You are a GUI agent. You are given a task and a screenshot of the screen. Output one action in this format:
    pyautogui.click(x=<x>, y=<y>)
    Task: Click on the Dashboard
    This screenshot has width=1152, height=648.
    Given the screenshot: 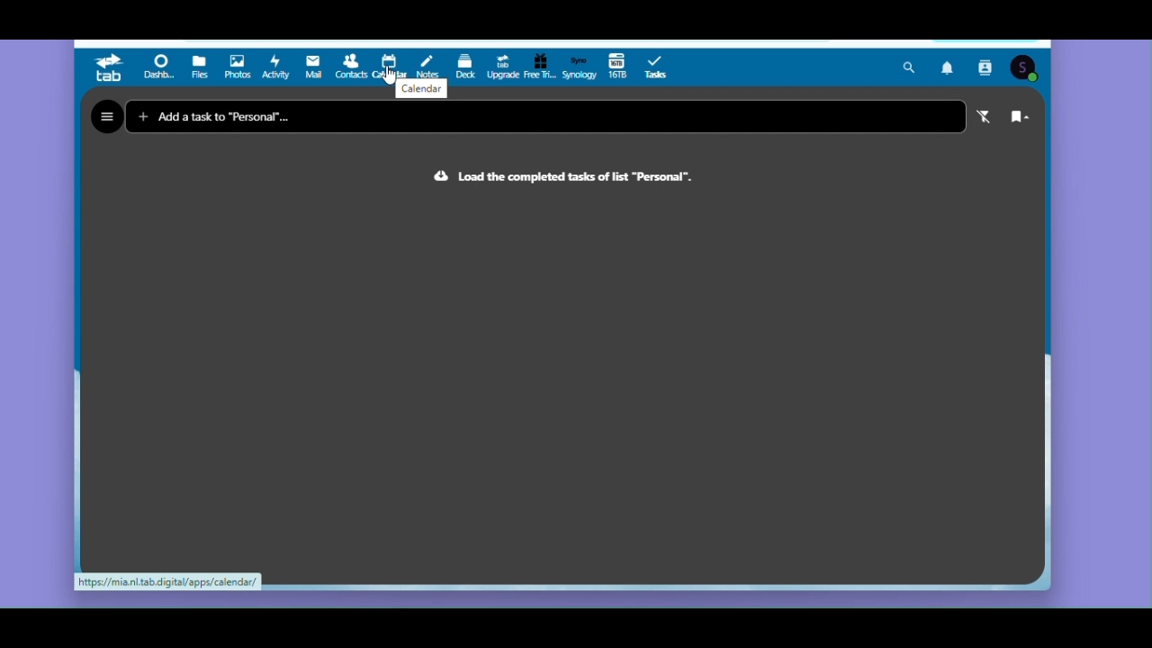 What is the action you would take?
    pyautogui.click(x=161, y=68)
    